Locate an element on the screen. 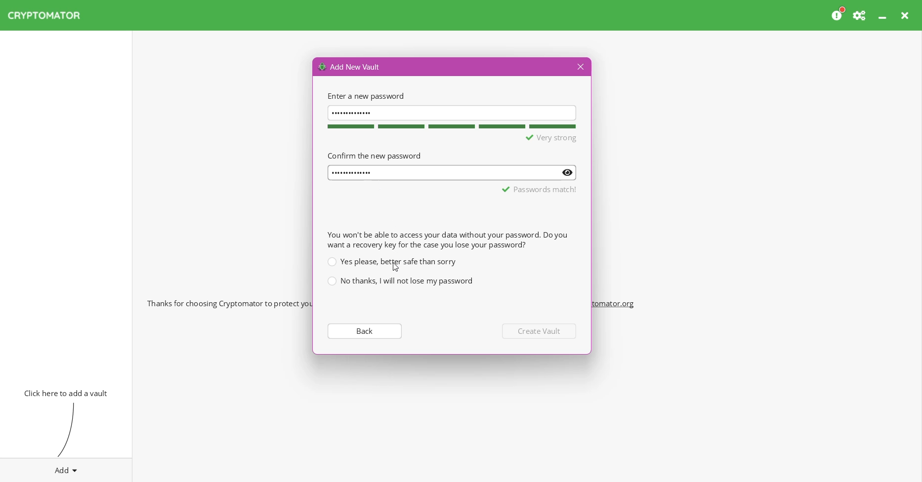 This screenshot has width=922, height=482. Back is located at coordinates (364, 330).